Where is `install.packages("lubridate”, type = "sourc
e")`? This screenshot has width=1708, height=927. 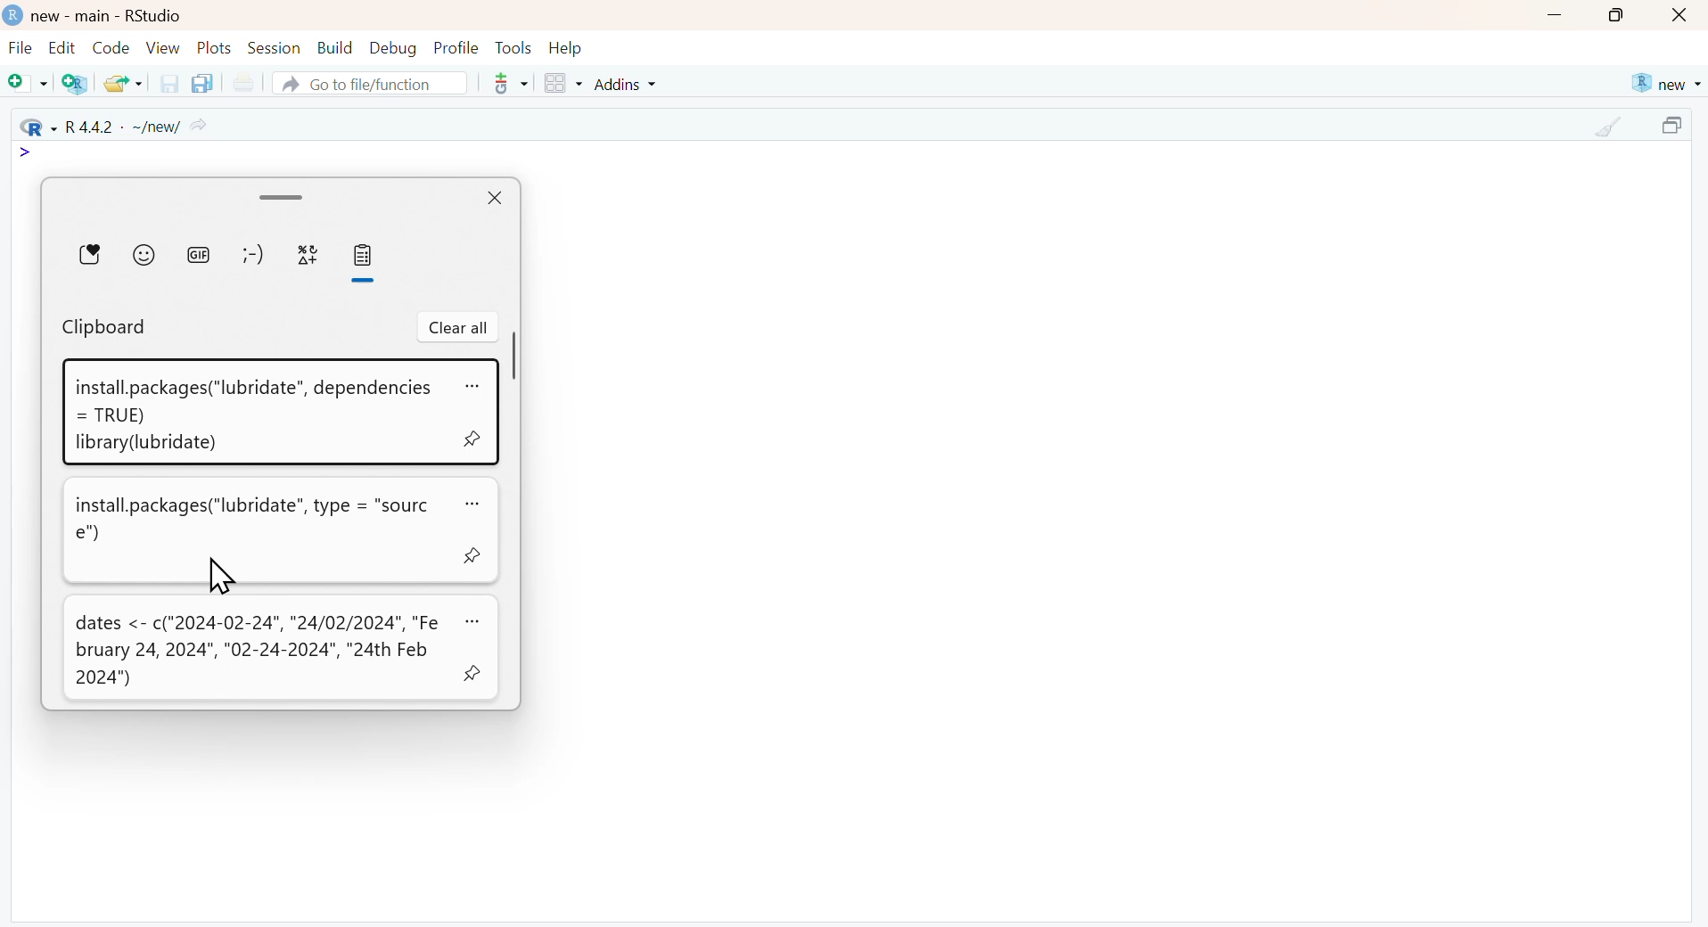 install.packages("lubridate”, type = "sourc
e") is located at coordinates (252, 520).